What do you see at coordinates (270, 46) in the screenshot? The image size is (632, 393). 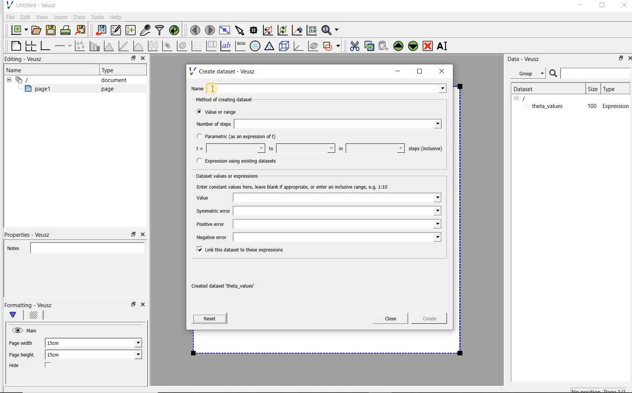 I see `ternary graph` at bounding box center [270, 46].